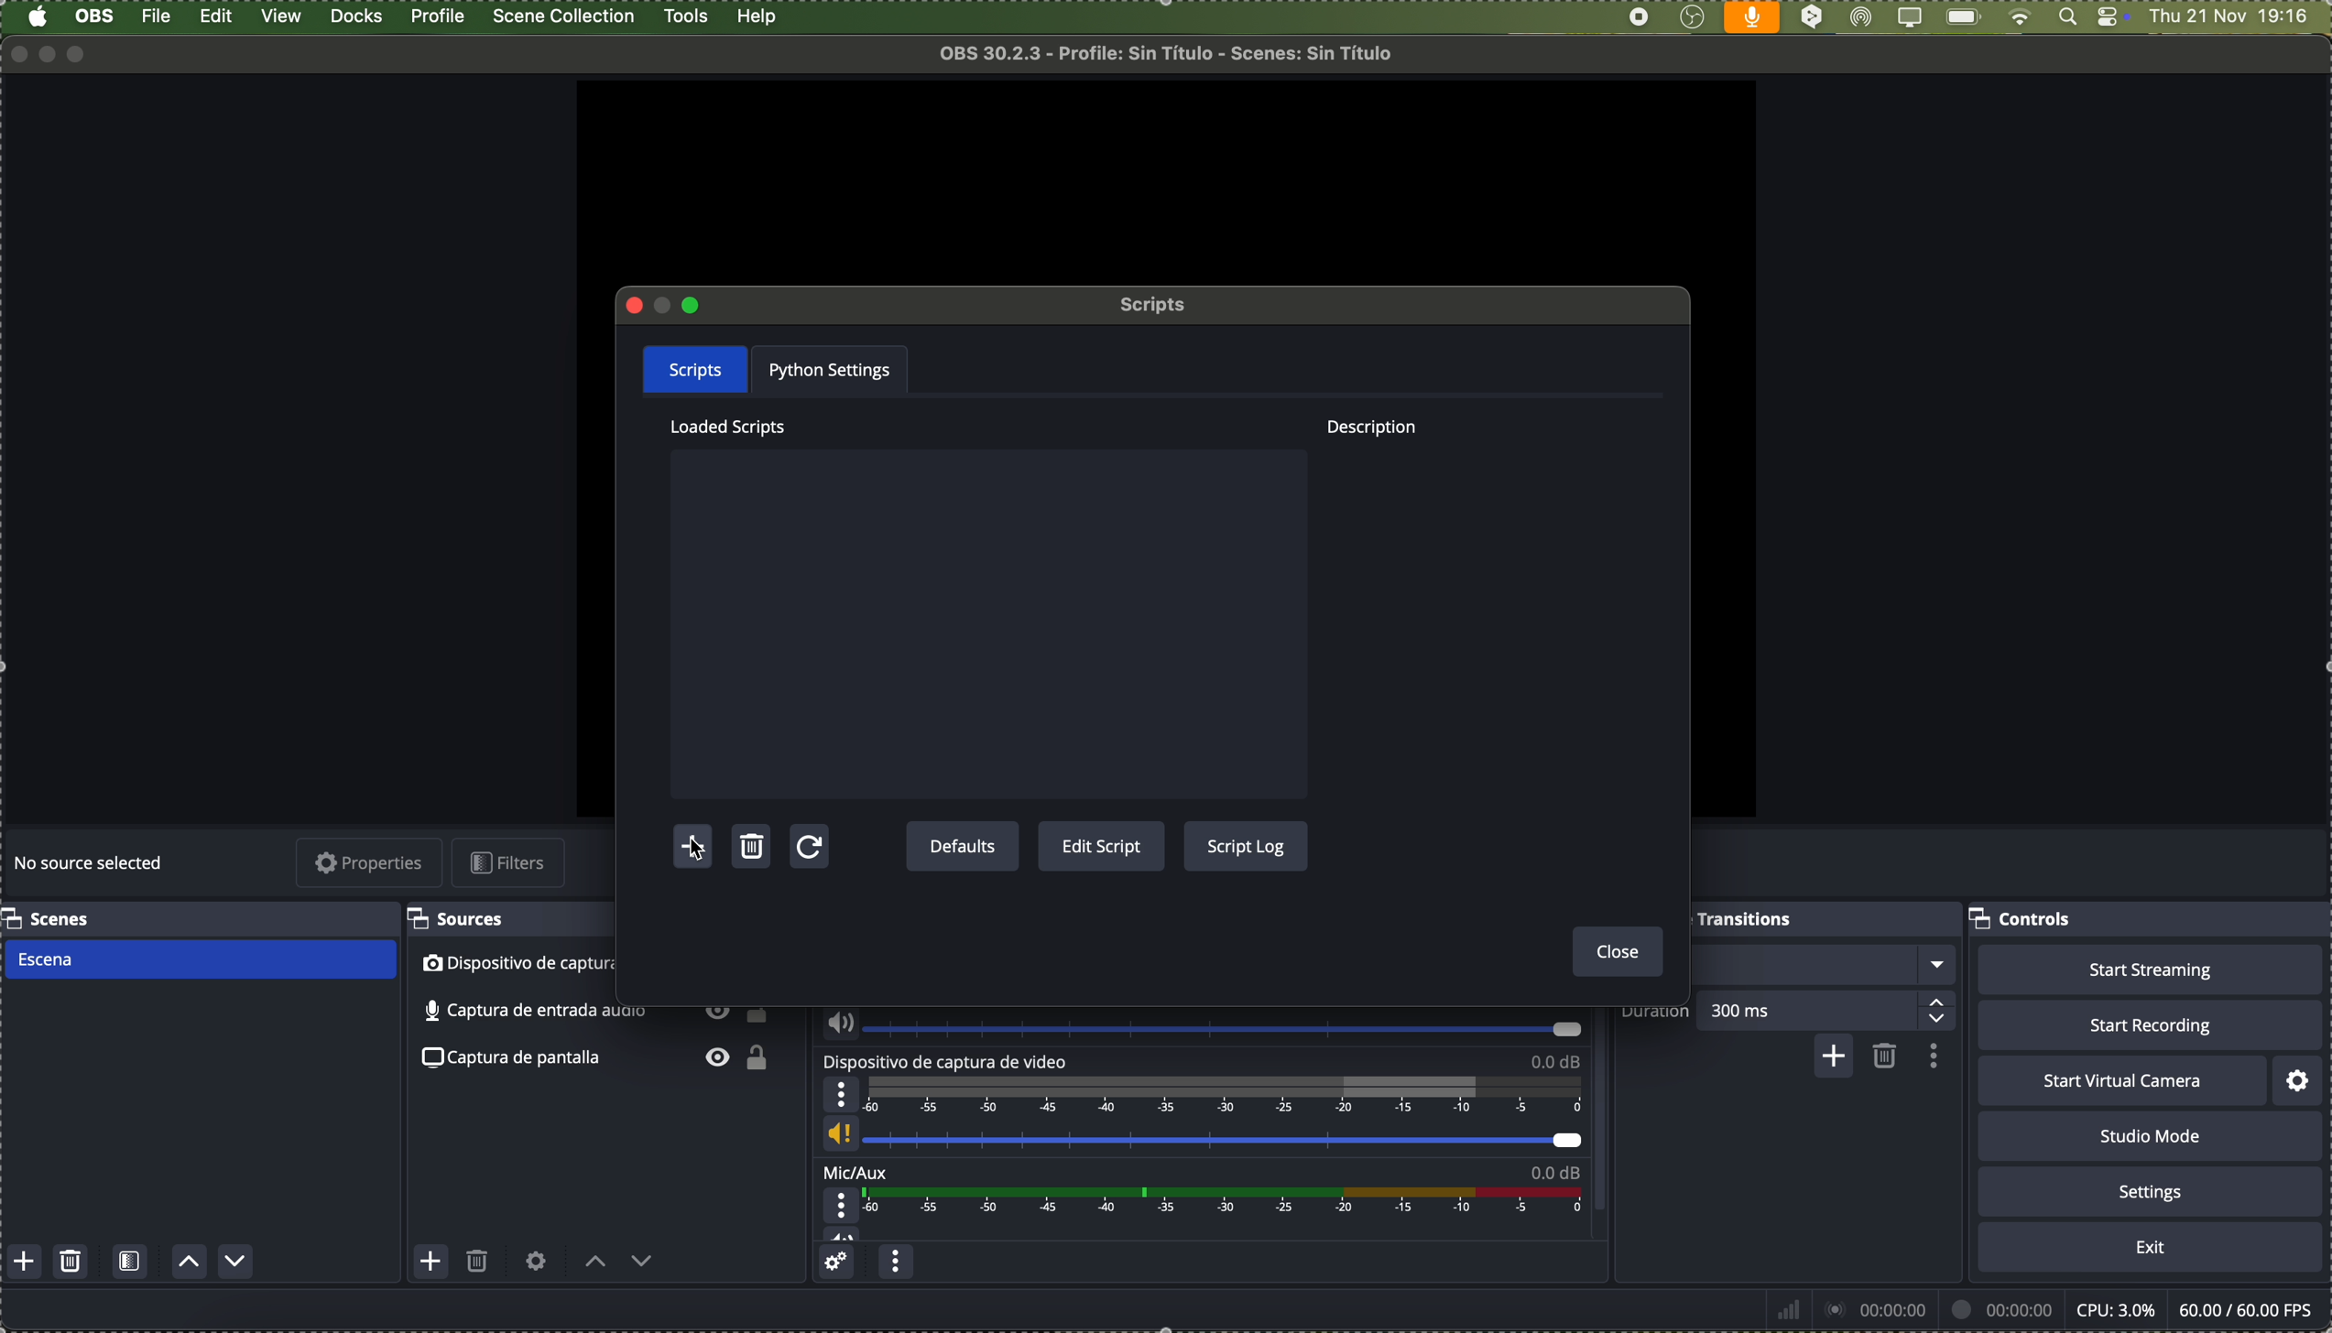  Describe the element at coordinates (689, 14) in the screenshot. I see `click on tools` at that location.